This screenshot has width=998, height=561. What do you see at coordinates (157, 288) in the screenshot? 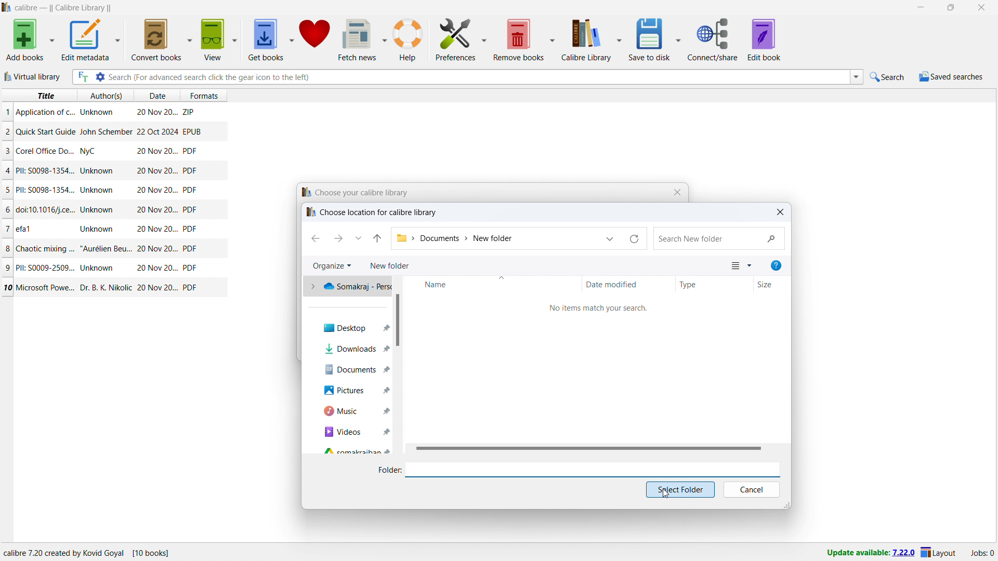
I see `Date` at bounding box center [157, 288].